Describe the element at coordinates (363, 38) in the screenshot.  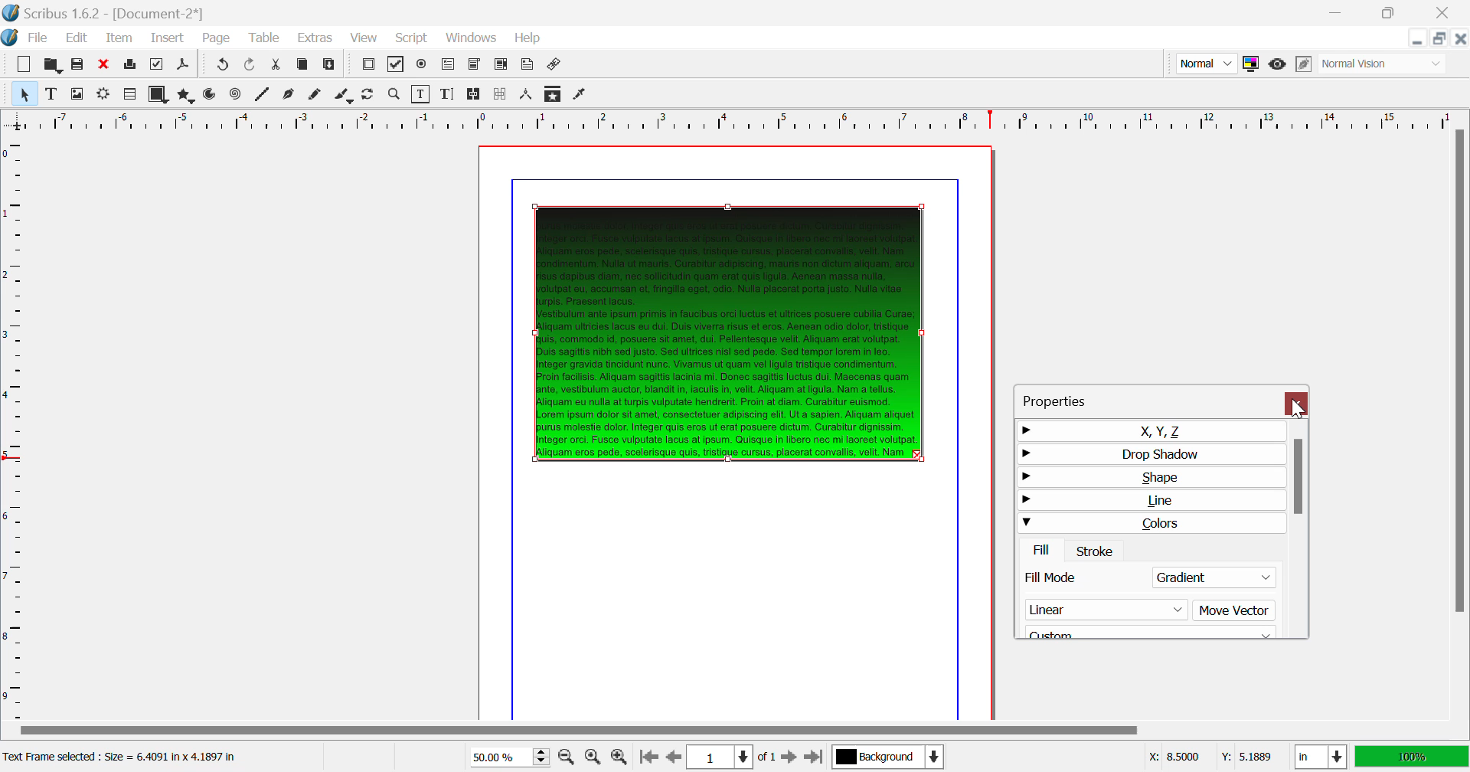
I see `View` at that location.